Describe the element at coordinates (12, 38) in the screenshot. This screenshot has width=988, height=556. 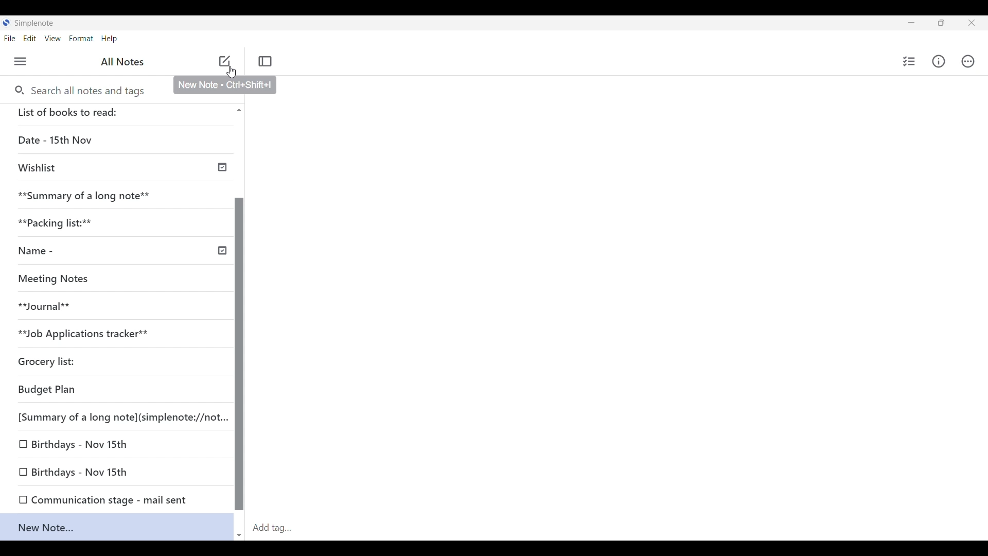
I see `File` at that location.